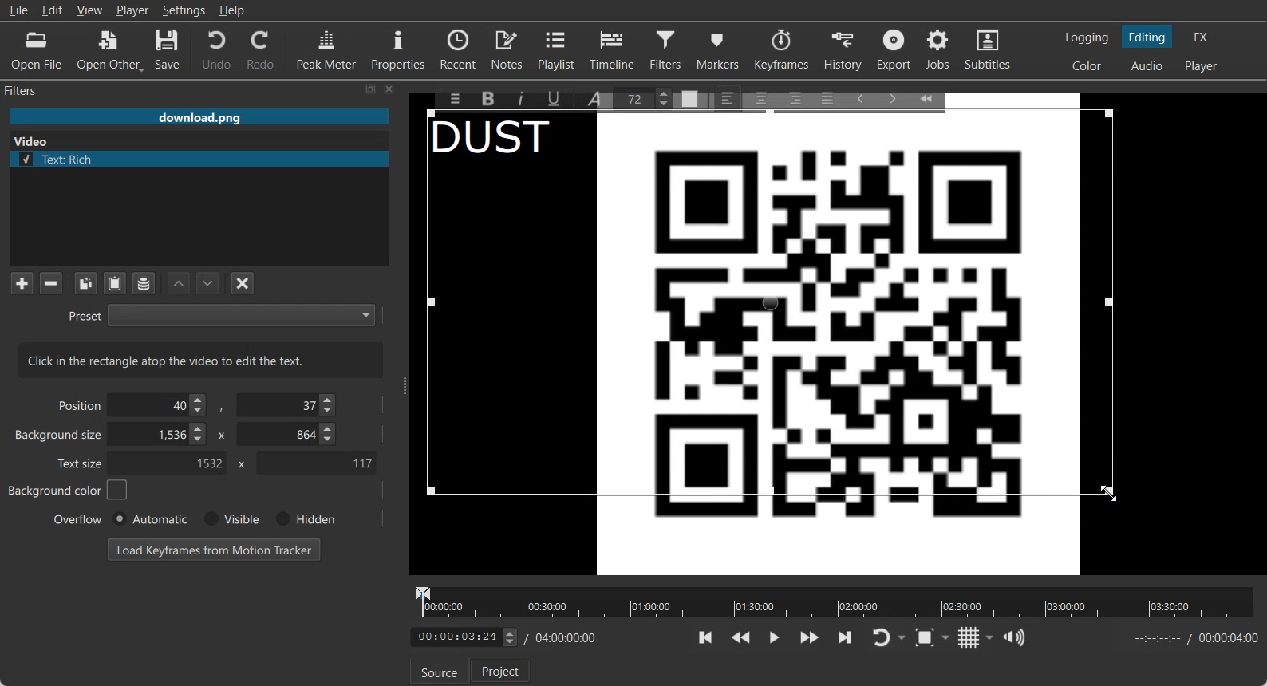  I want to click on Toggle Zoom, so click(926, 638).